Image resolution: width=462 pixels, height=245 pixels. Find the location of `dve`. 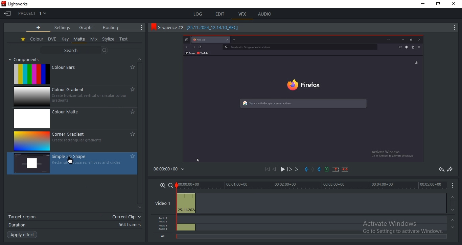

dve is located at coordinates (53, 39).